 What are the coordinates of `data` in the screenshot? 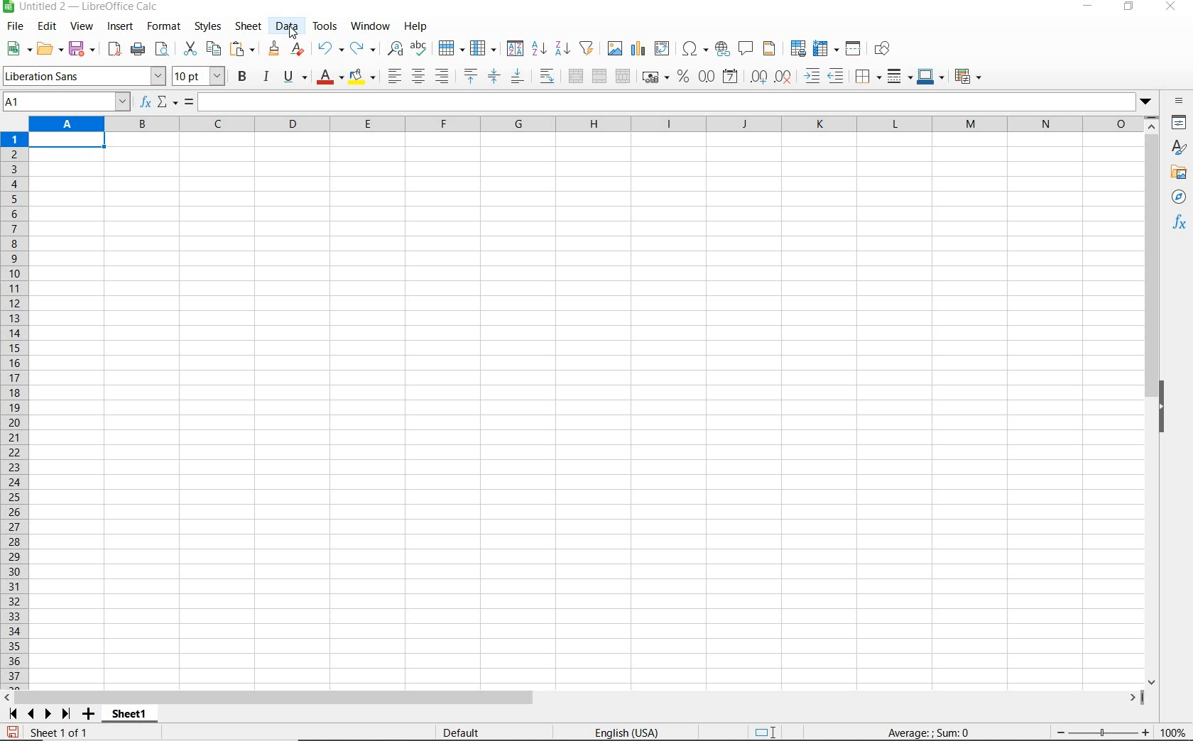 It's located at (286, 26).